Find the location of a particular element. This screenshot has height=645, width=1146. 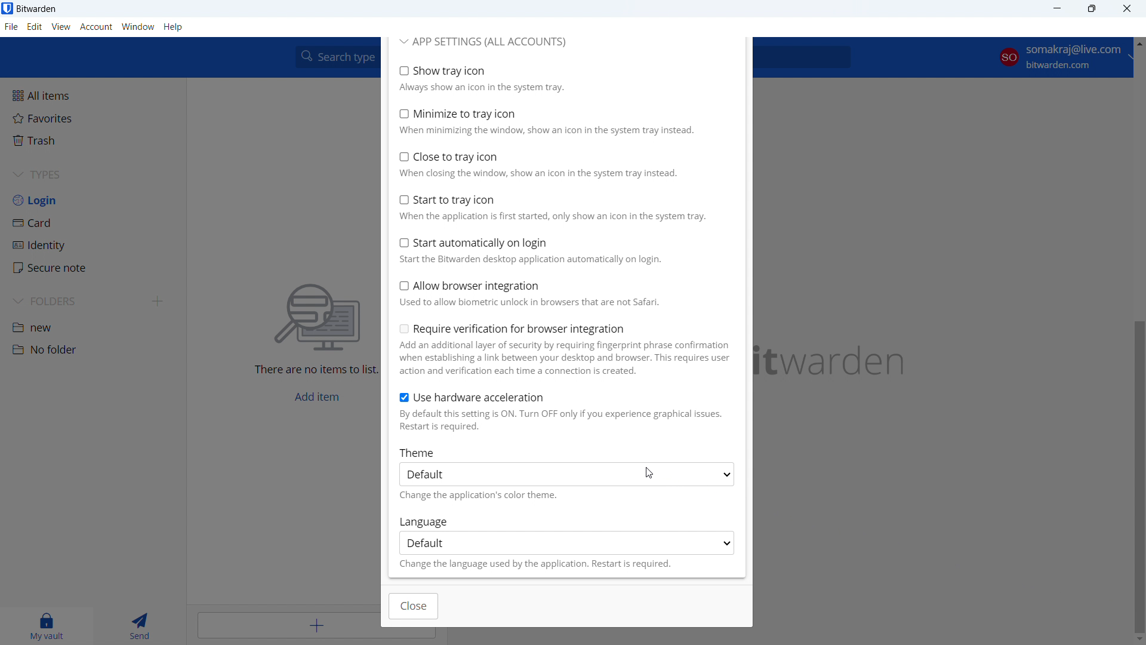

favorites is located at coordinates (91, 118).